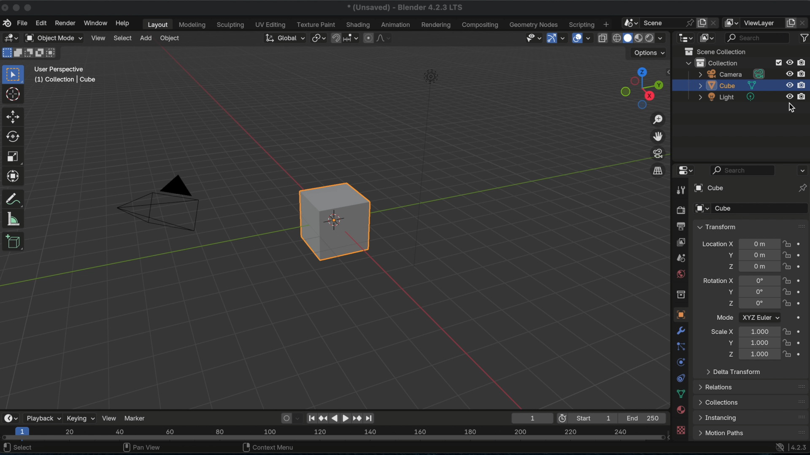 The width and height of the screenshot is (810, 455). Describe the element at coordinates (778, 62) in the screenshot. I see `exclude from view layer` at that location.